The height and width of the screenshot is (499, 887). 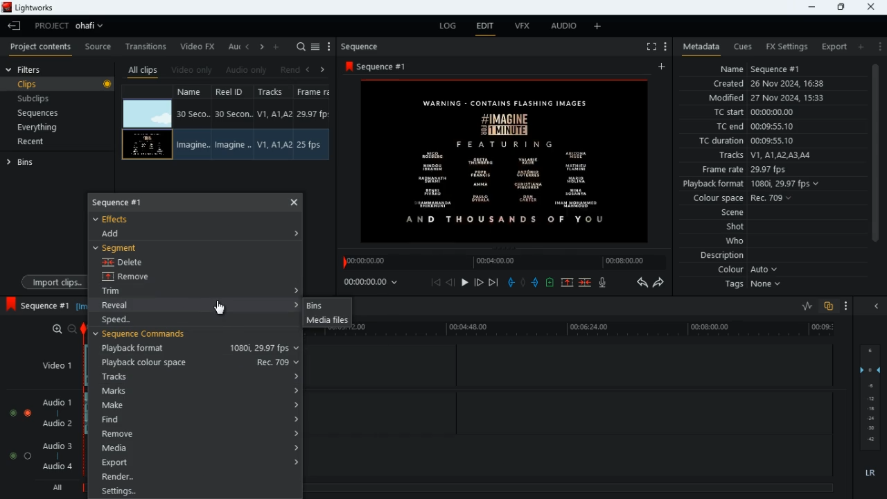 What do you see at coordinates (49, 113) in the screenshot?
I see `sequences` at bounding box center [49, 113].